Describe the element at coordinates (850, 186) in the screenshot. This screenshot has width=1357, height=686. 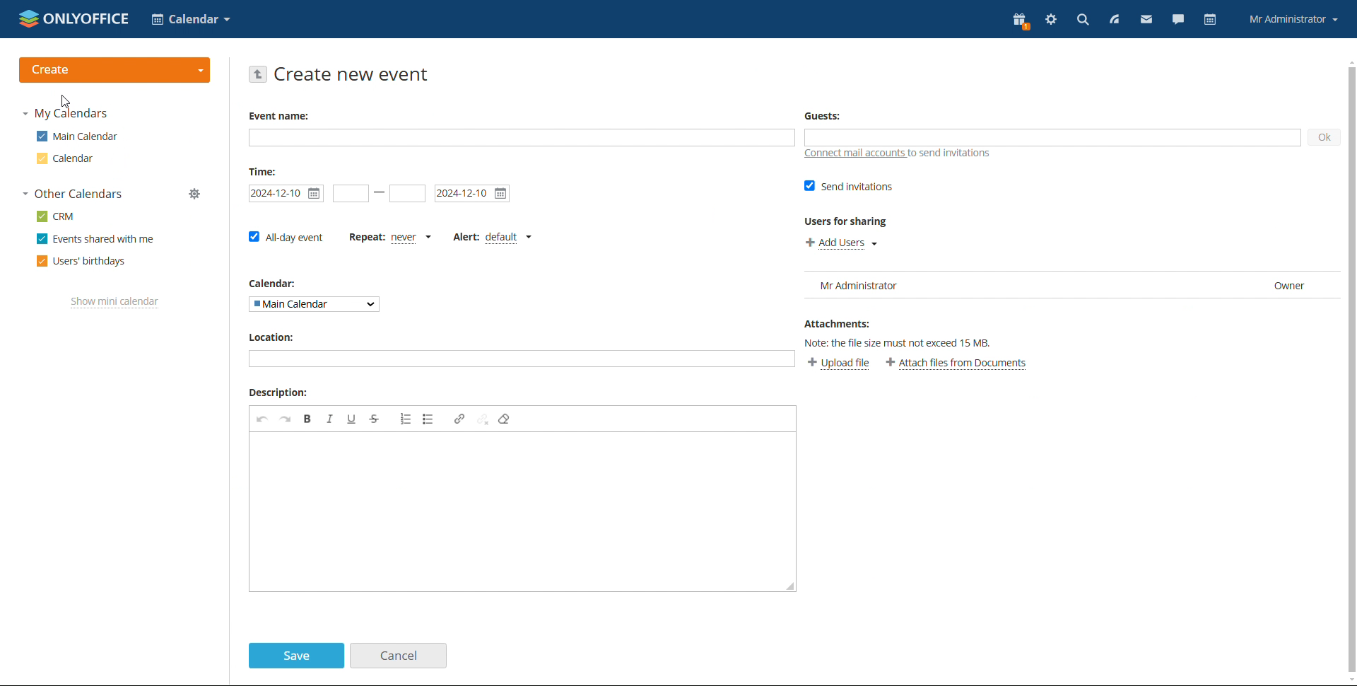
I see `send invitations` at that location.